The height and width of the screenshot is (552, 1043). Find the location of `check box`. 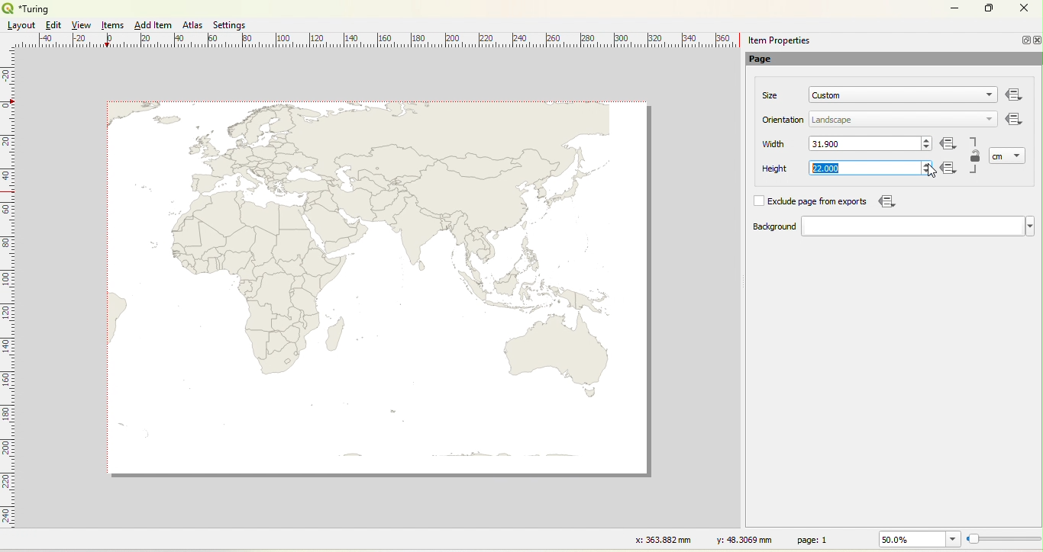

check box is located at coordinates (758, 201).